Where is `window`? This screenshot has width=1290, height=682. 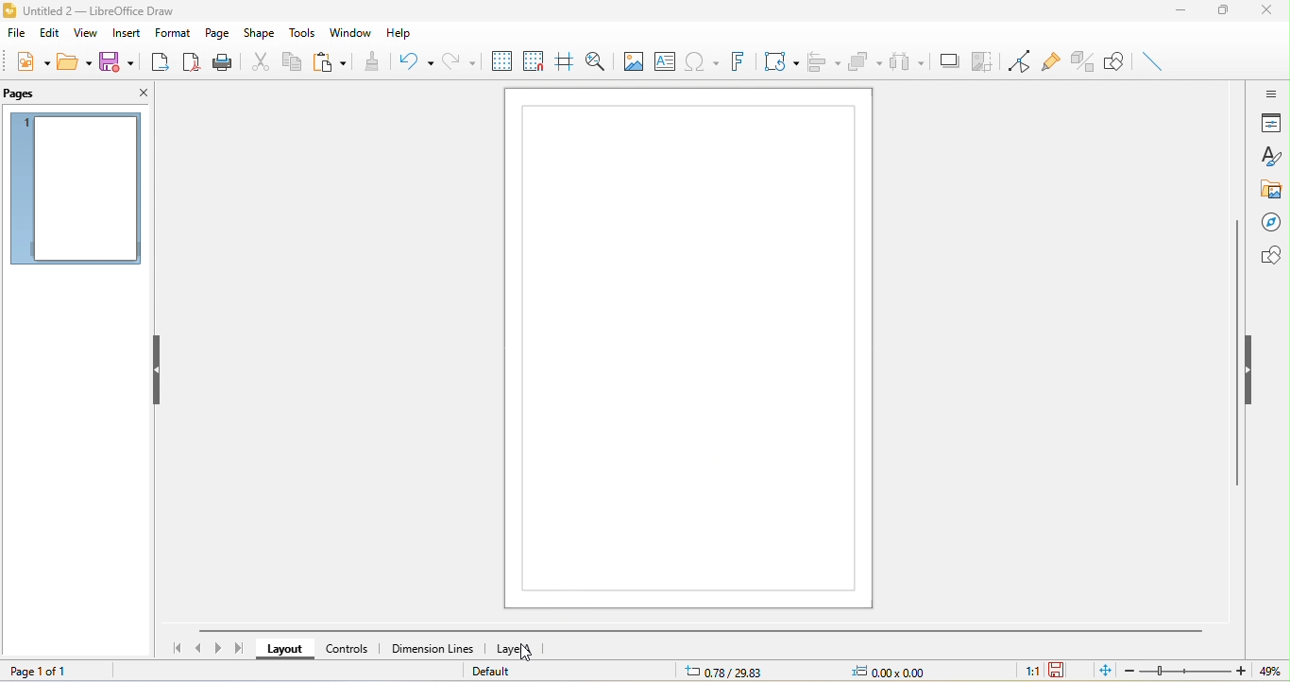
window is located at coordinates (352, 32).